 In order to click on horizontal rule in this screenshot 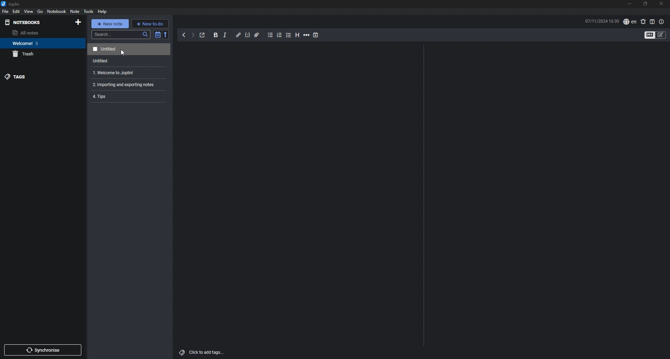, I will do `click(306, 36)`.